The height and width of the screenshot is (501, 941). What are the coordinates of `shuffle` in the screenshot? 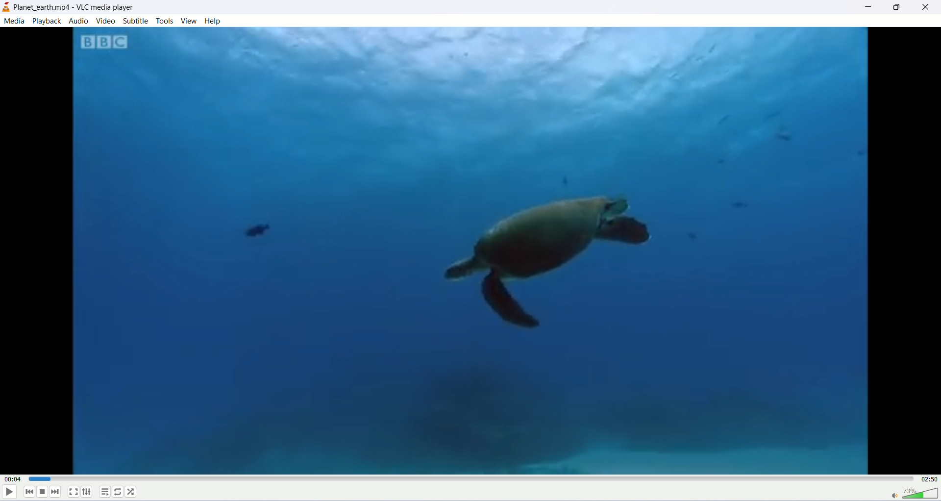 It's located at (131, 492).